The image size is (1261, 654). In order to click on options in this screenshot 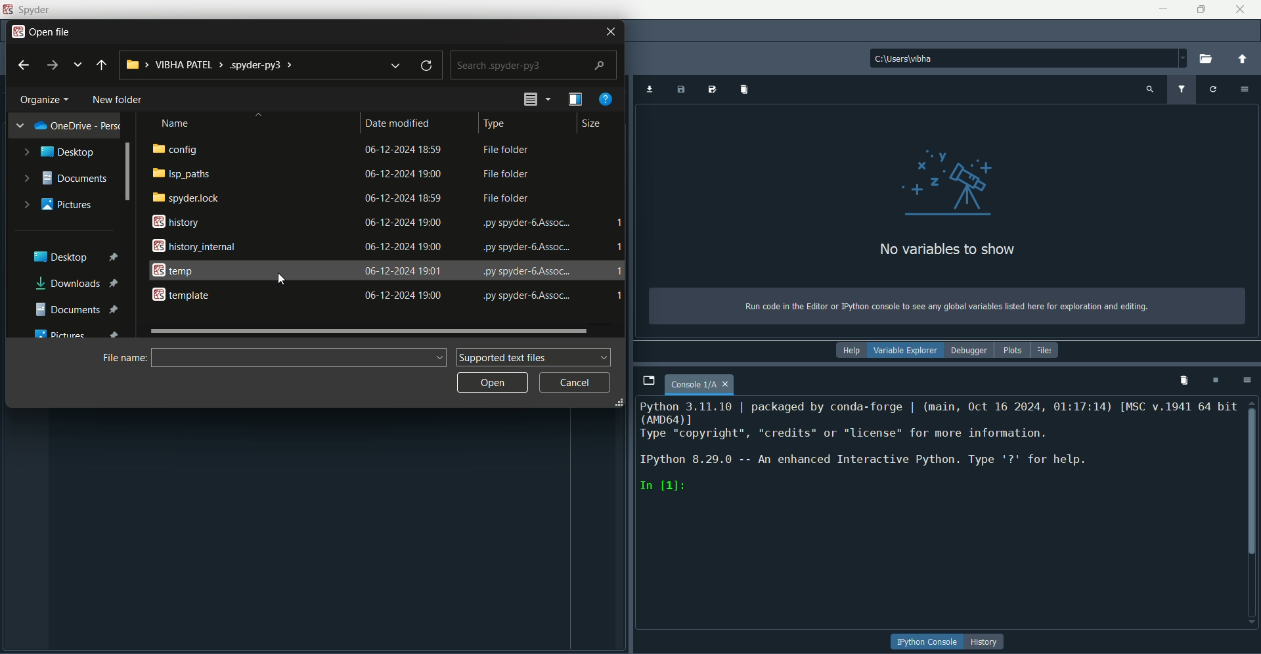, I will do `click(1247, 89)`.